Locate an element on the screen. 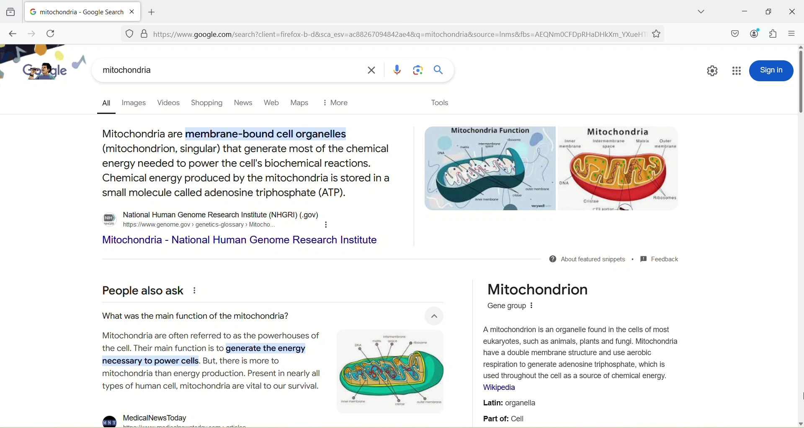 The width and height of the screenshot is (804, 428). search is located at coordinates (442, 70).